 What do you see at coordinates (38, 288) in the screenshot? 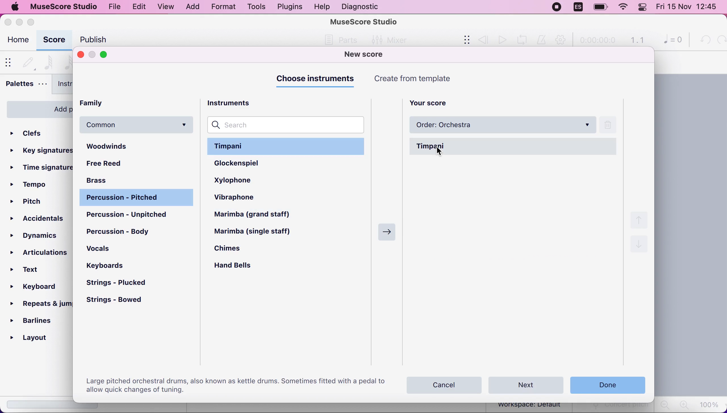
I see `keyboard` at bounding box center [38, 288].